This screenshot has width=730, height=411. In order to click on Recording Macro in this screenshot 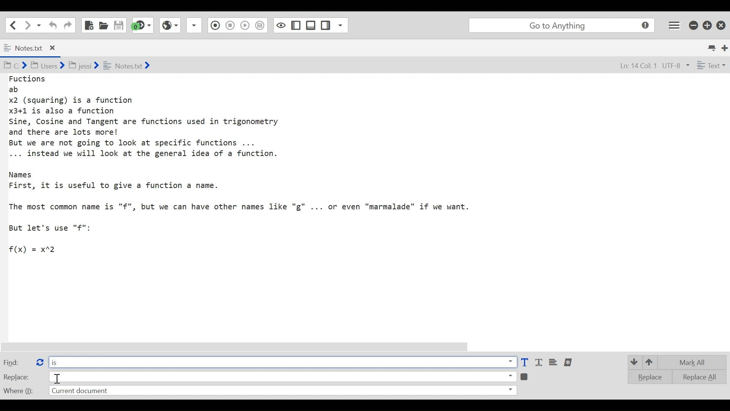, I will do `click(195, 25)`.